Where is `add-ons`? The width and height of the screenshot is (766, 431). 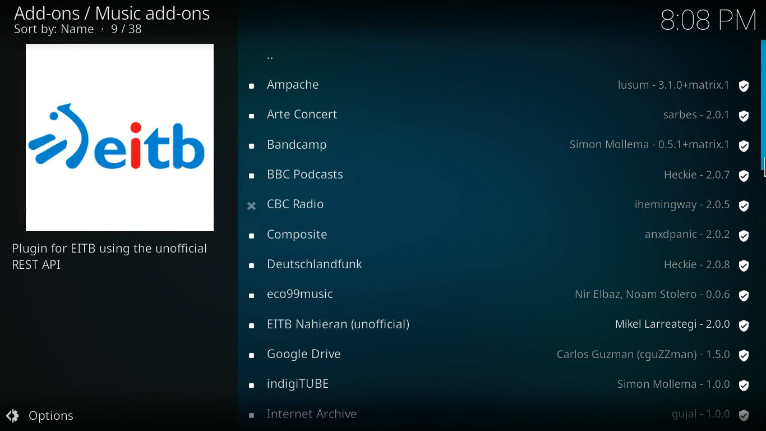
add-ons is located at coordinates (317, 265).